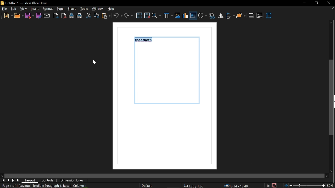 Image resolution: width=335 pixels, height=188 pixels. I want to click on Default style, so click(148, 186).